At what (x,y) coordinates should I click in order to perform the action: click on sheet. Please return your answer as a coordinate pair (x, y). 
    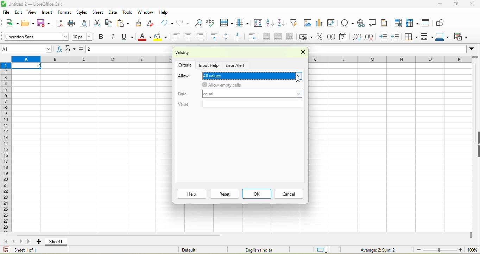
    Looking at the image, I should click on (98, 12).